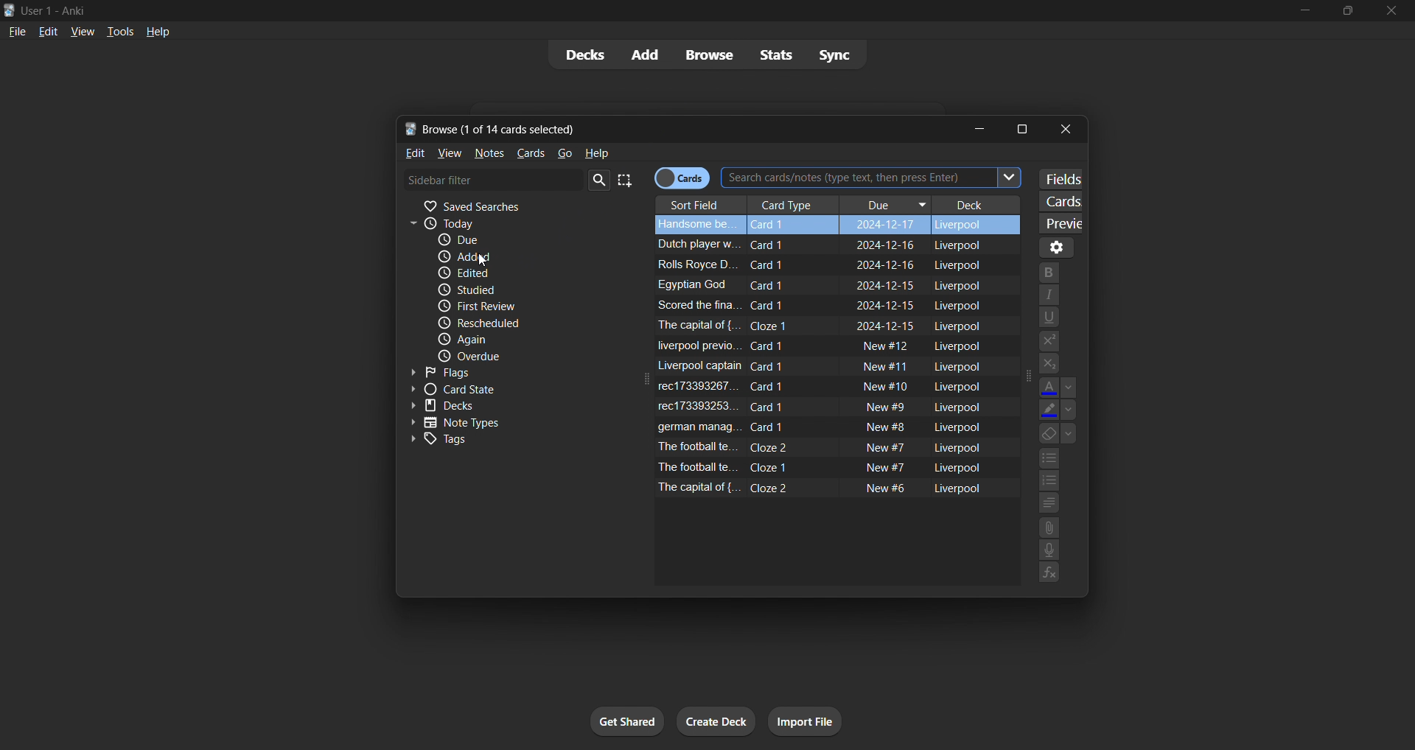 The height and width of the screenshot is (750, 1415). I want to click on customize card templates, so click(1058, 199).